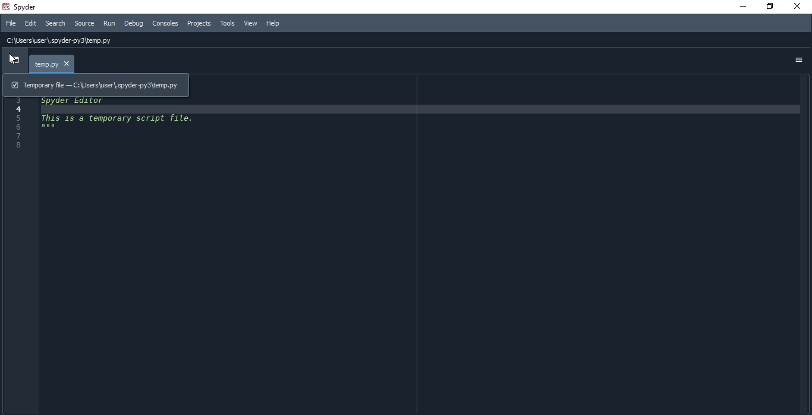 This screenshot has height=415, width=812. I want to click on options, so click(797, 61).